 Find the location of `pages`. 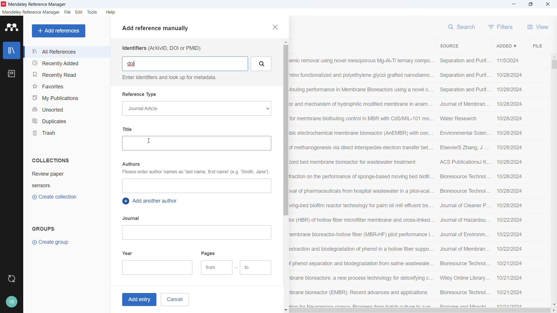

pages is located at coordinates (209, 253).